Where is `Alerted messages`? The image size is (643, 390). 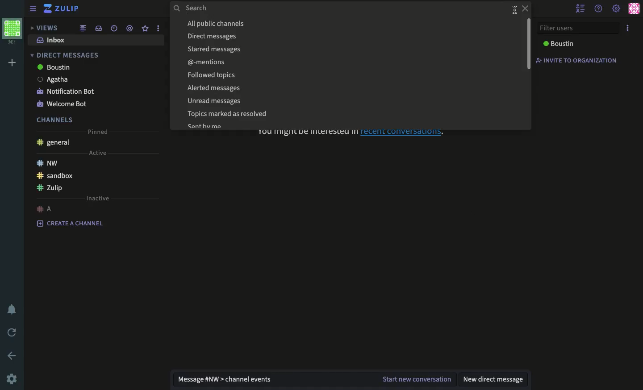 Alerted messages is located at coordinates (213, 88).